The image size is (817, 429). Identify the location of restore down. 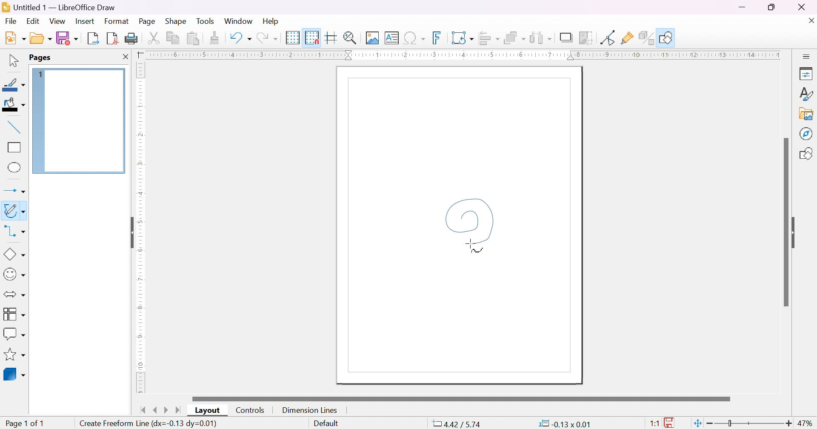
(772, 7).